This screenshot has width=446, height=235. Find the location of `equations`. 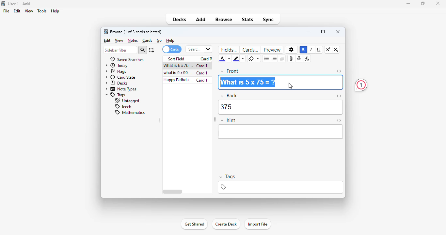

equations is located at coordinates (308, 58).